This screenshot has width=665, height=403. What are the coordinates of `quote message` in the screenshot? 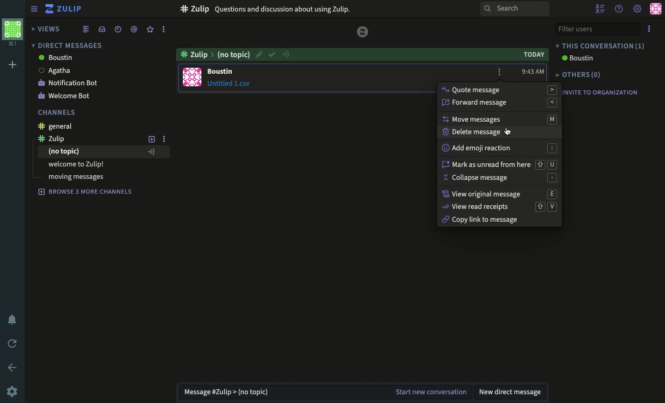 It's located at (500, 89).